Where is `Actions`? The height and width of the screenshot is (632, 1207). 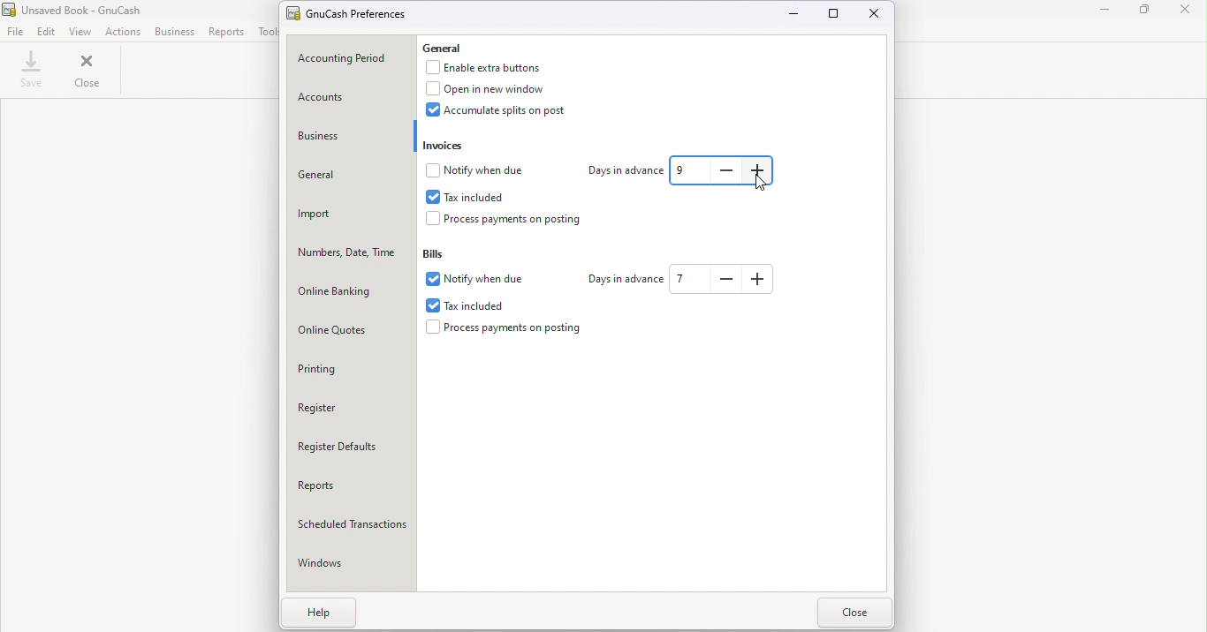 Actions is located at coordinates (123, 31).